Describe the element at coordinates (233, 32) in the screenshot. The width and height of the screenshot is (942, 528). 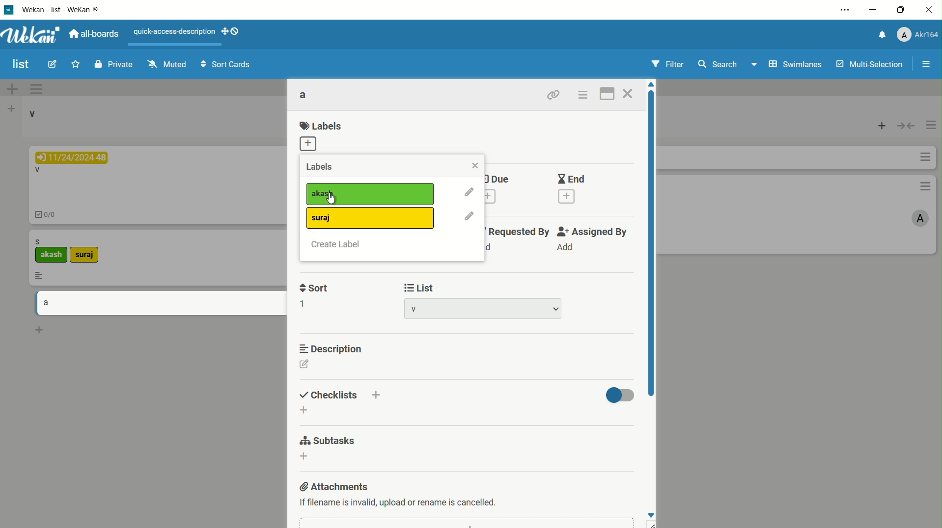
I see `show-desktop-drag-handles` at that location.